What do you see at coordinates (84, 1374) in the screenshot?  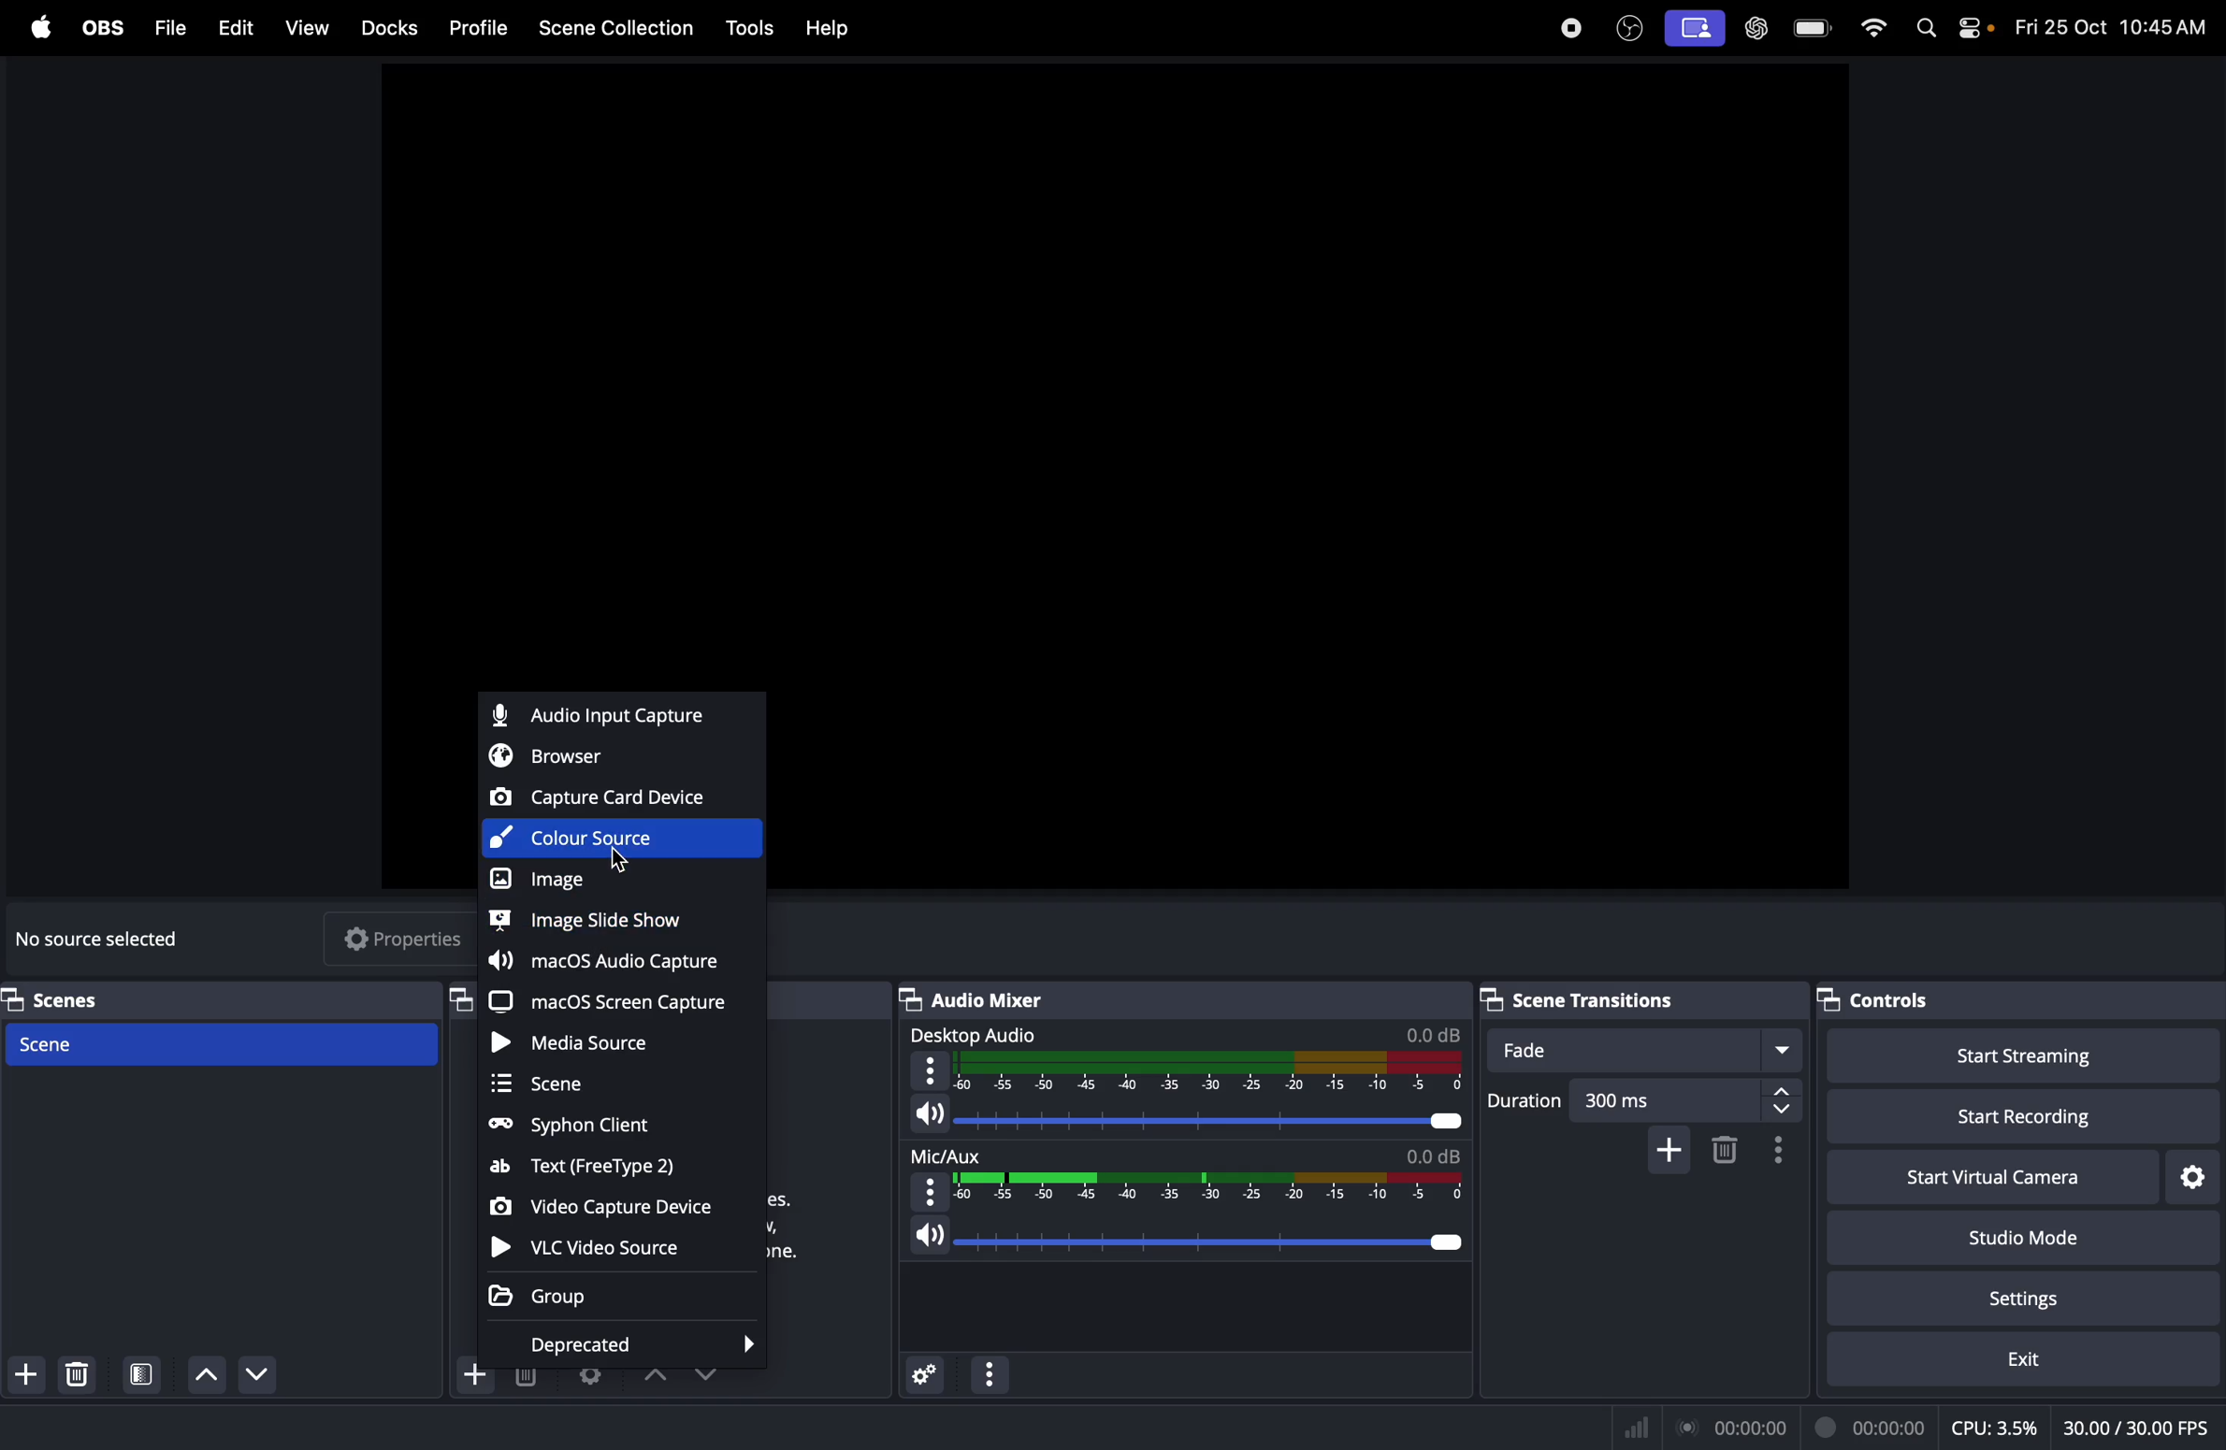 I see `delete` at bounding box center [84, 1374].